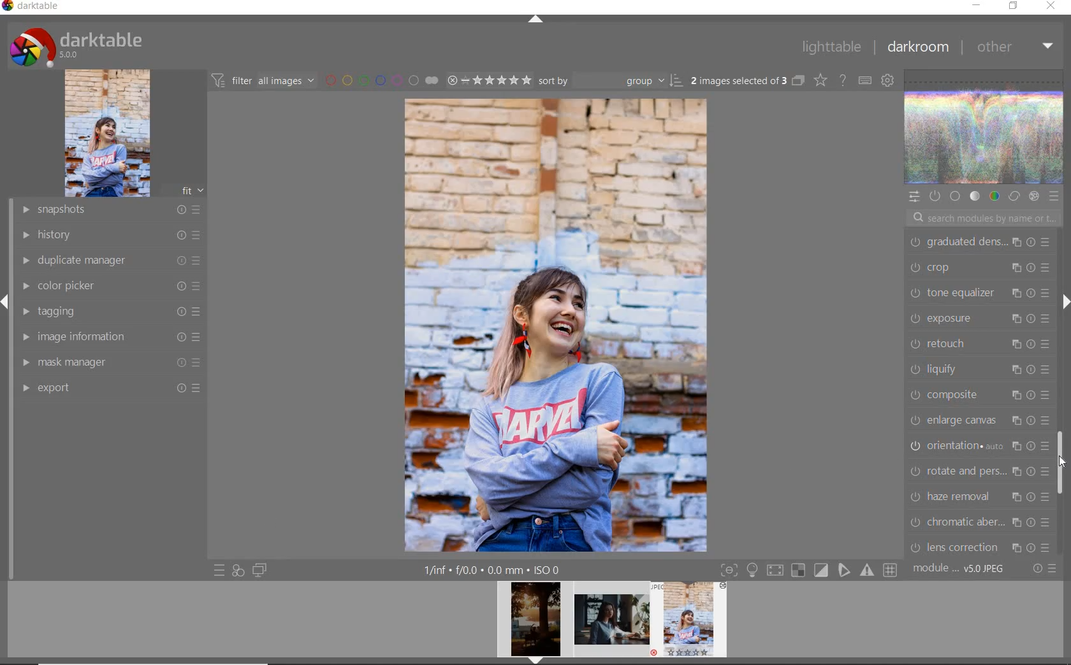  What do you see at coordinates (612, 623) in the screenshot?
I see `image preview` at bounding box center [612, 623].